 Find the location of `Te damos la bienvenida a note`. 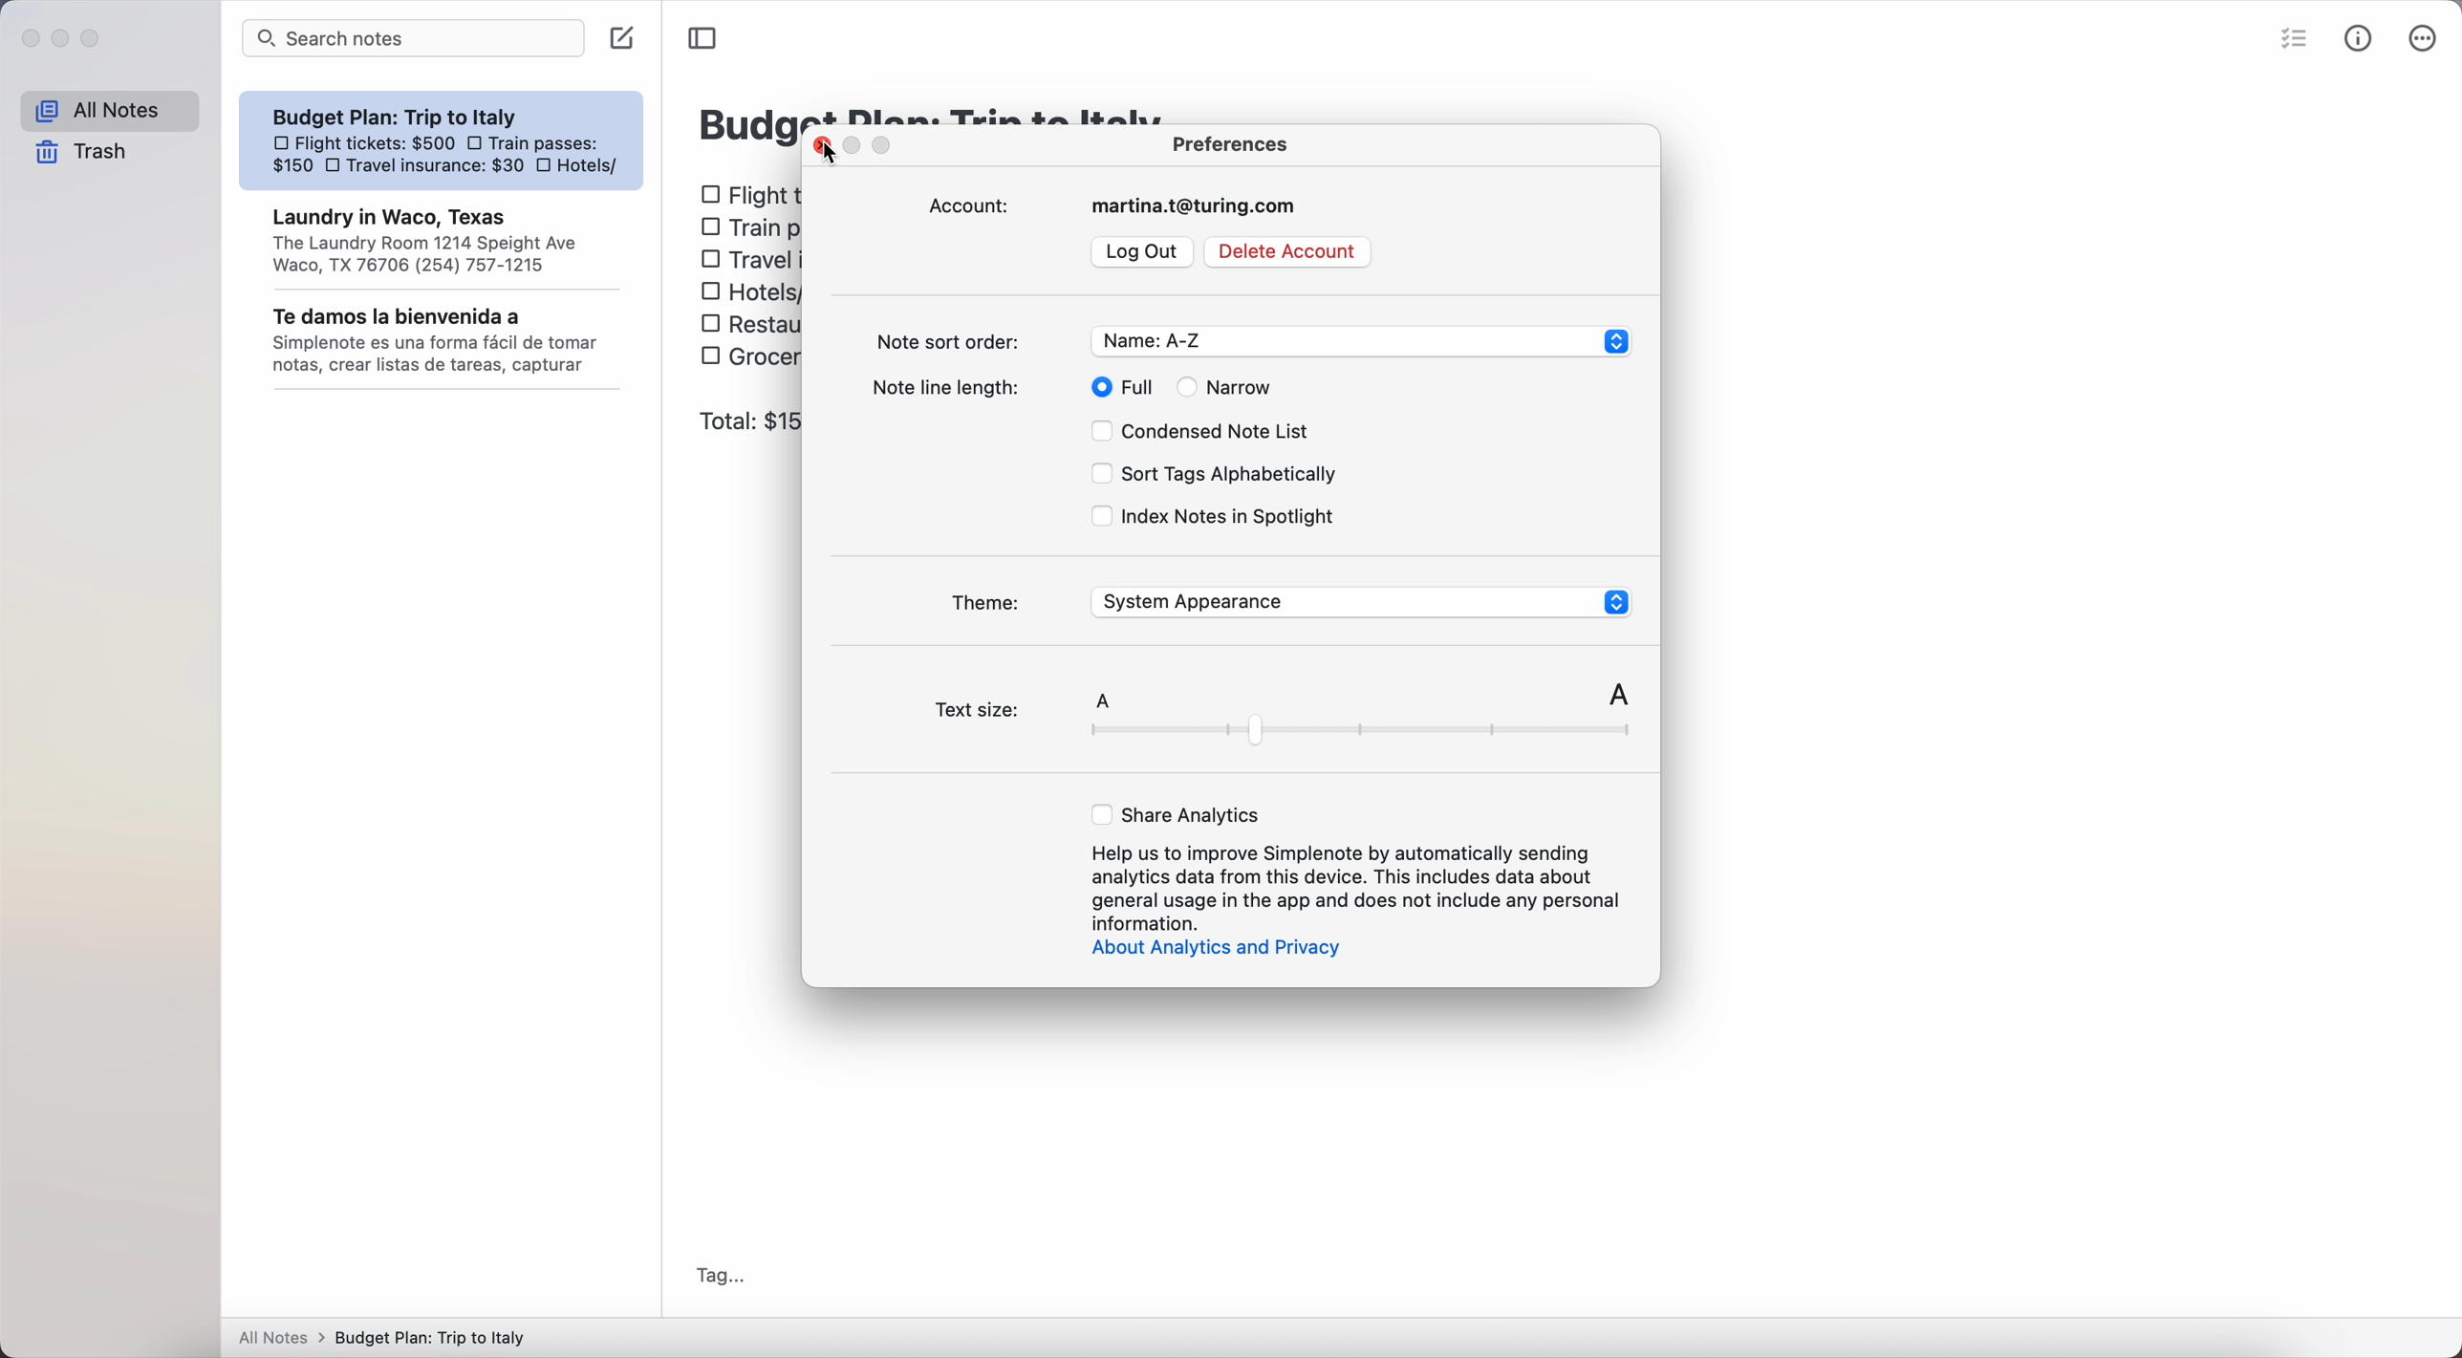

Te damos la bienvenida a note is located at coordinates (444, 341).